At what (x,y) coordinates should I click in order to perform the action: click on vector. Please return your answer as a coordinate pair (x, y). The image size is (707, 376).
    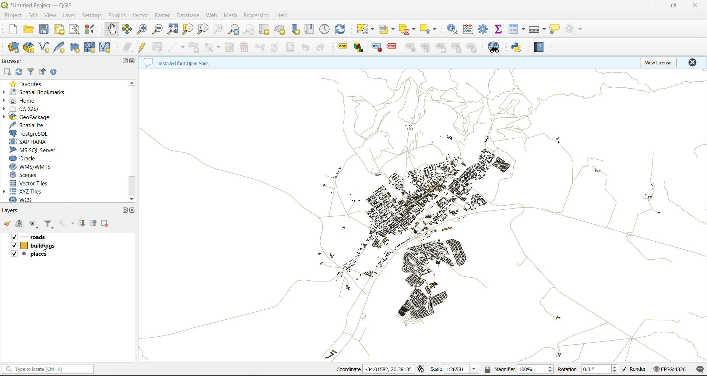
    Looking at the image, I should click on (140, 15).